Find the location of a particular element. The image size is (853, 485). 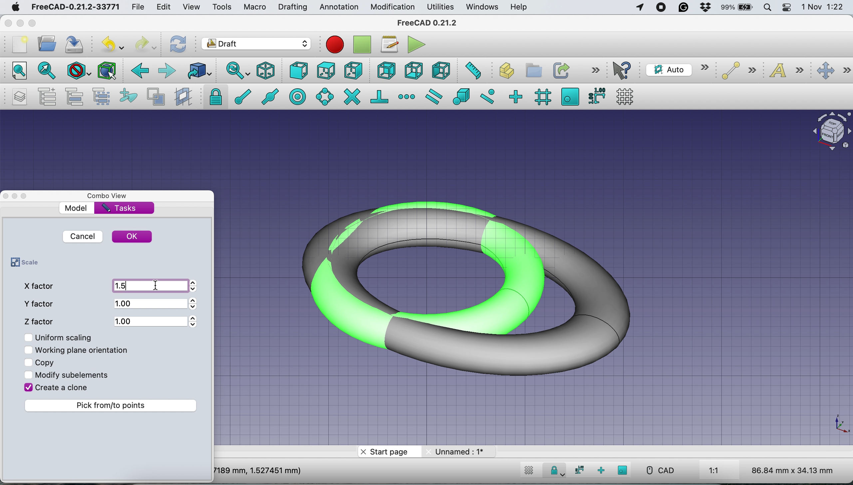

snap dimensions is located at coordinates (596, 96).